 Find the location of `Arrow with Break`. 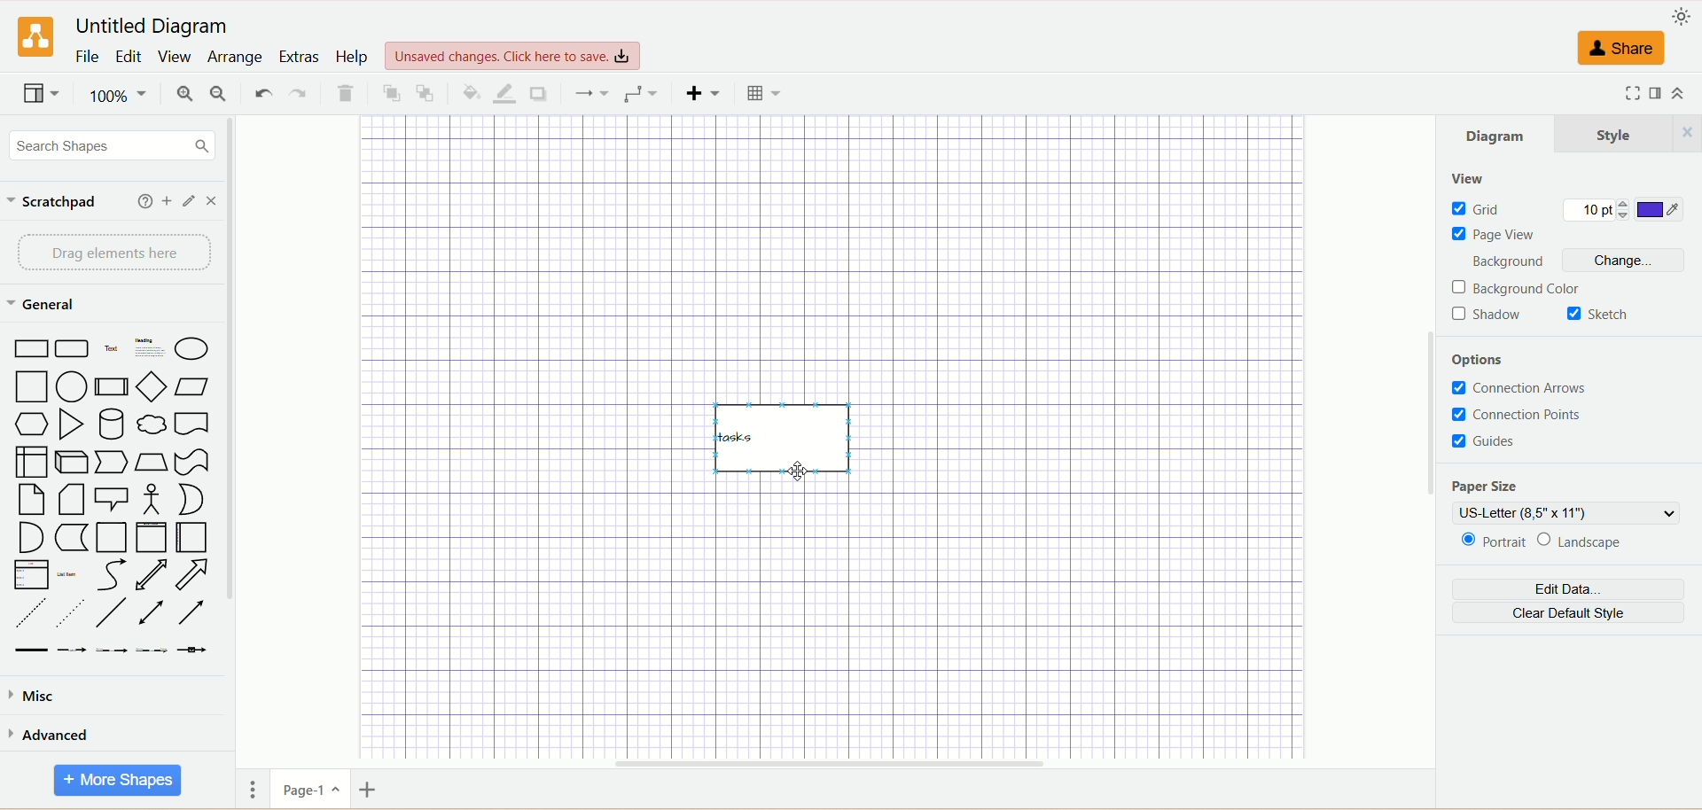

Arrow with Break is located at coordinates (73, 650).